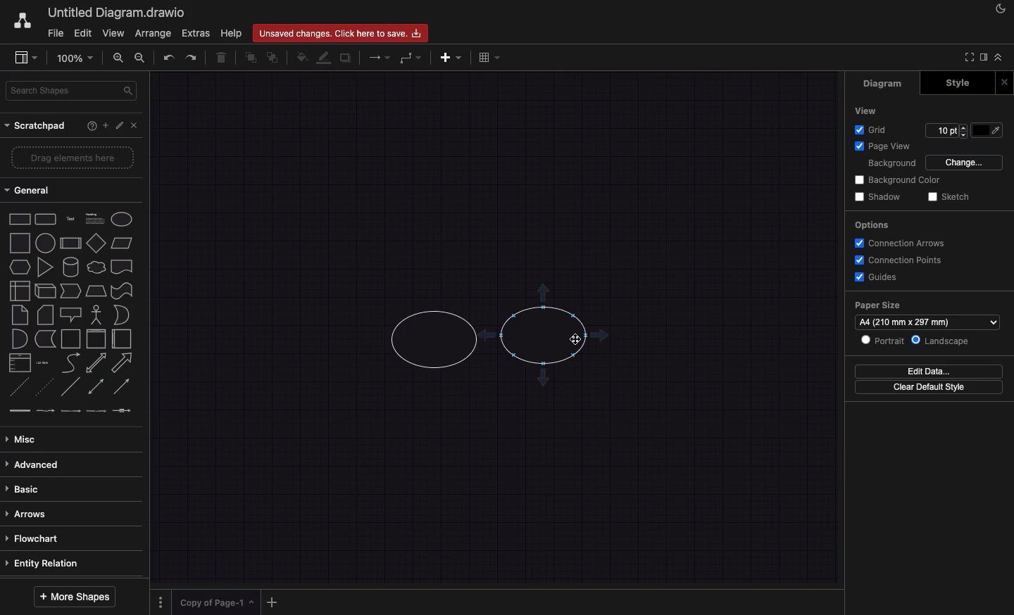 The height and width of the screenshot is (615, 1014). What do you see at coordinates (105, 125) in the screenshot?
I see `add` at bounding box center [105, 125].